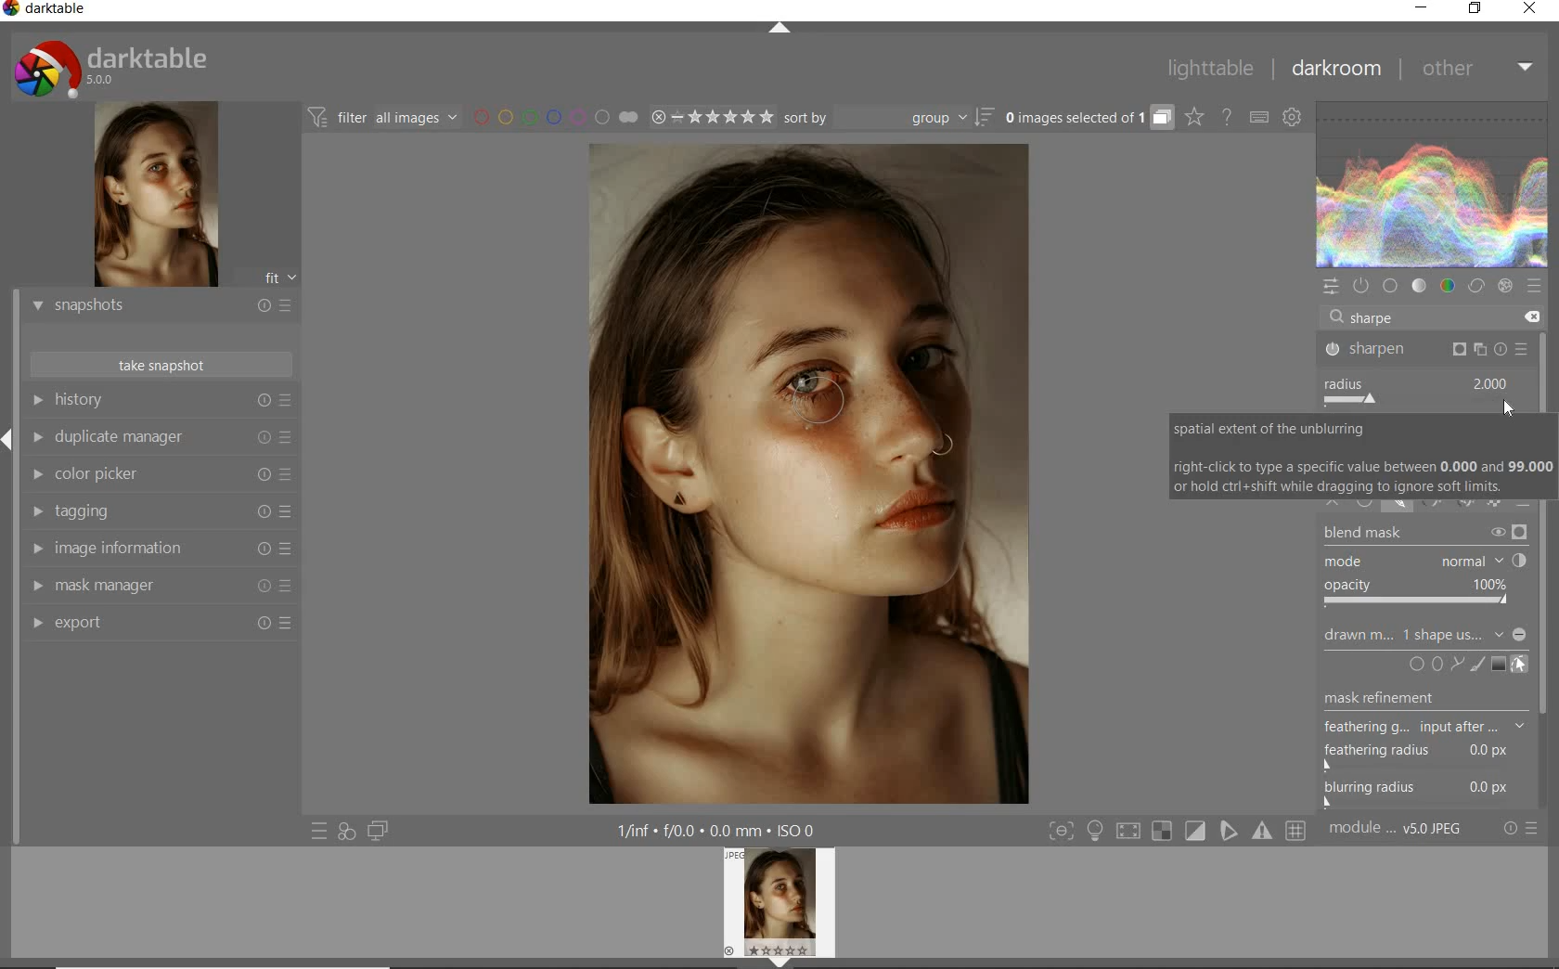 The image size is (1559, 969). What do you see at coordinates (1433, 698) in the screenshot?
I see `MASK REFINEMENT` at bounding box center [1433, 698].